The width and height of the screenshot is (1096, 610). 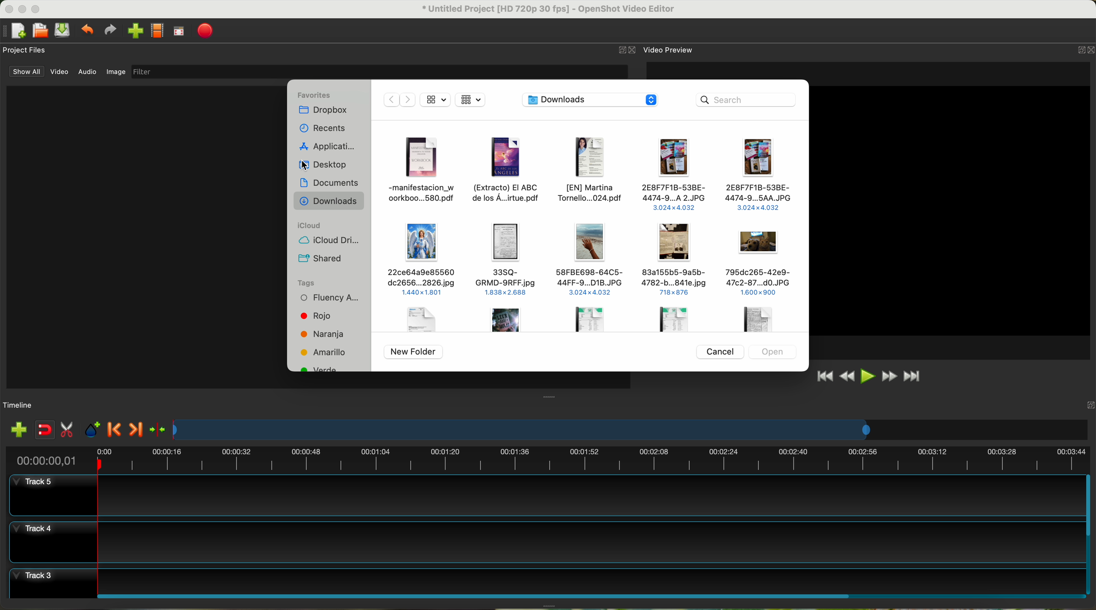 What do you see at coordinates (92, 430) in the screenshot?
I see `add mark` at bounding box center [92, 430].